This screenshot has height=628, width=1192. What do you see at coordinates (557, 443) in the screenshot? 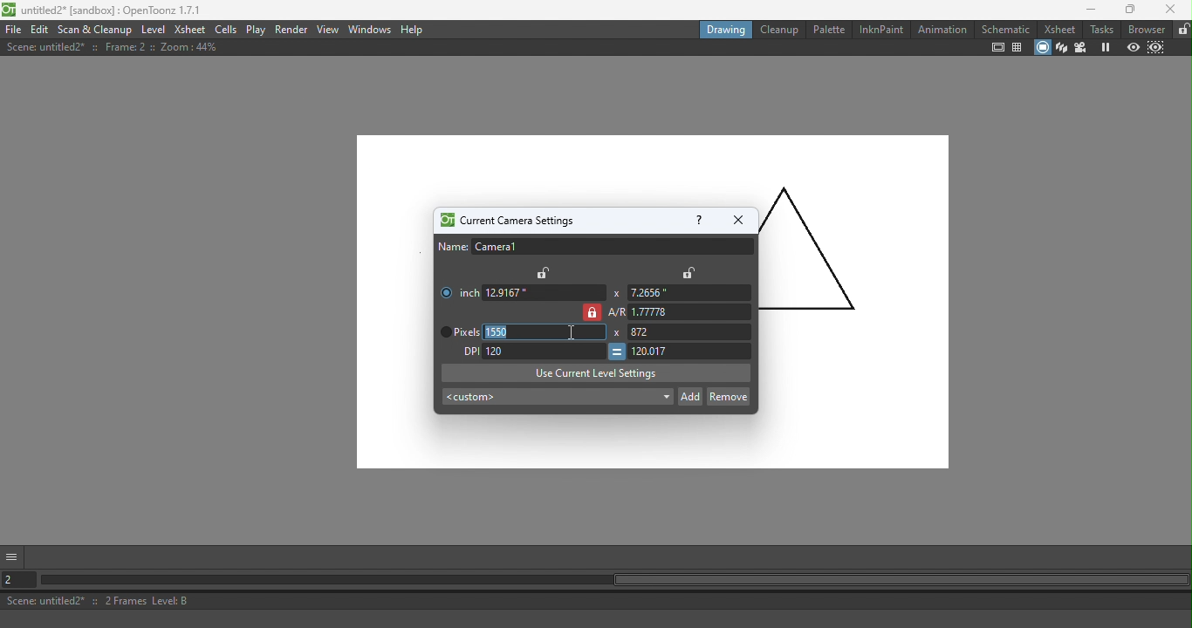
I see `canvas` at bounding box center [557, 443].